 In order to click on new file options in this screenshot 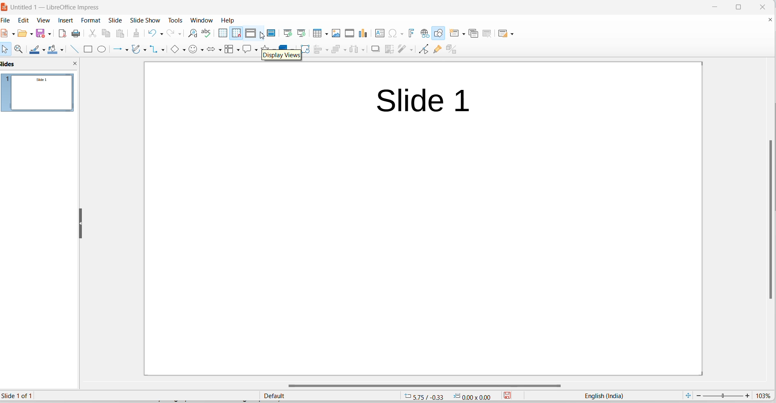, I will do `click(13, 36)`.